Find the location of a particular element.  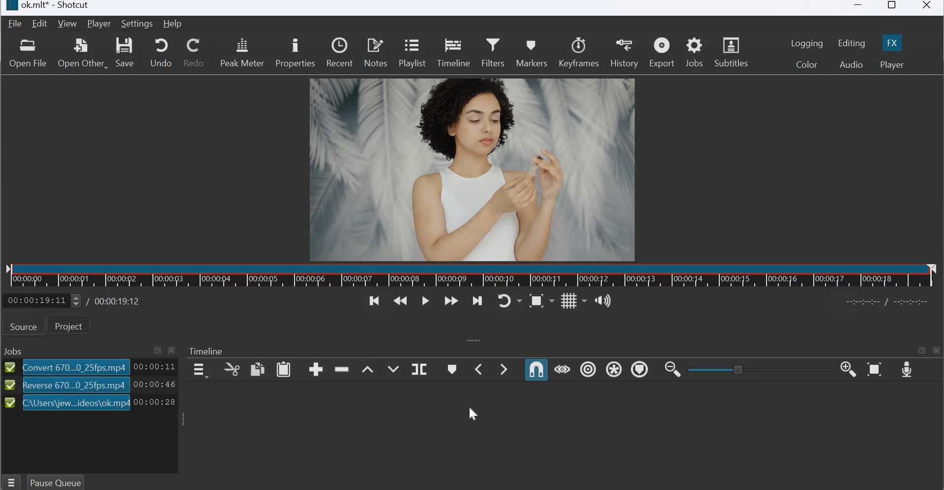

checkmark is located at coordinates (10, 387).